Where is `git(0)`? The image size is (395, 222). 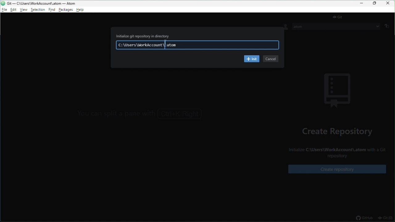 git(0) is located at coordinates (385, 219).